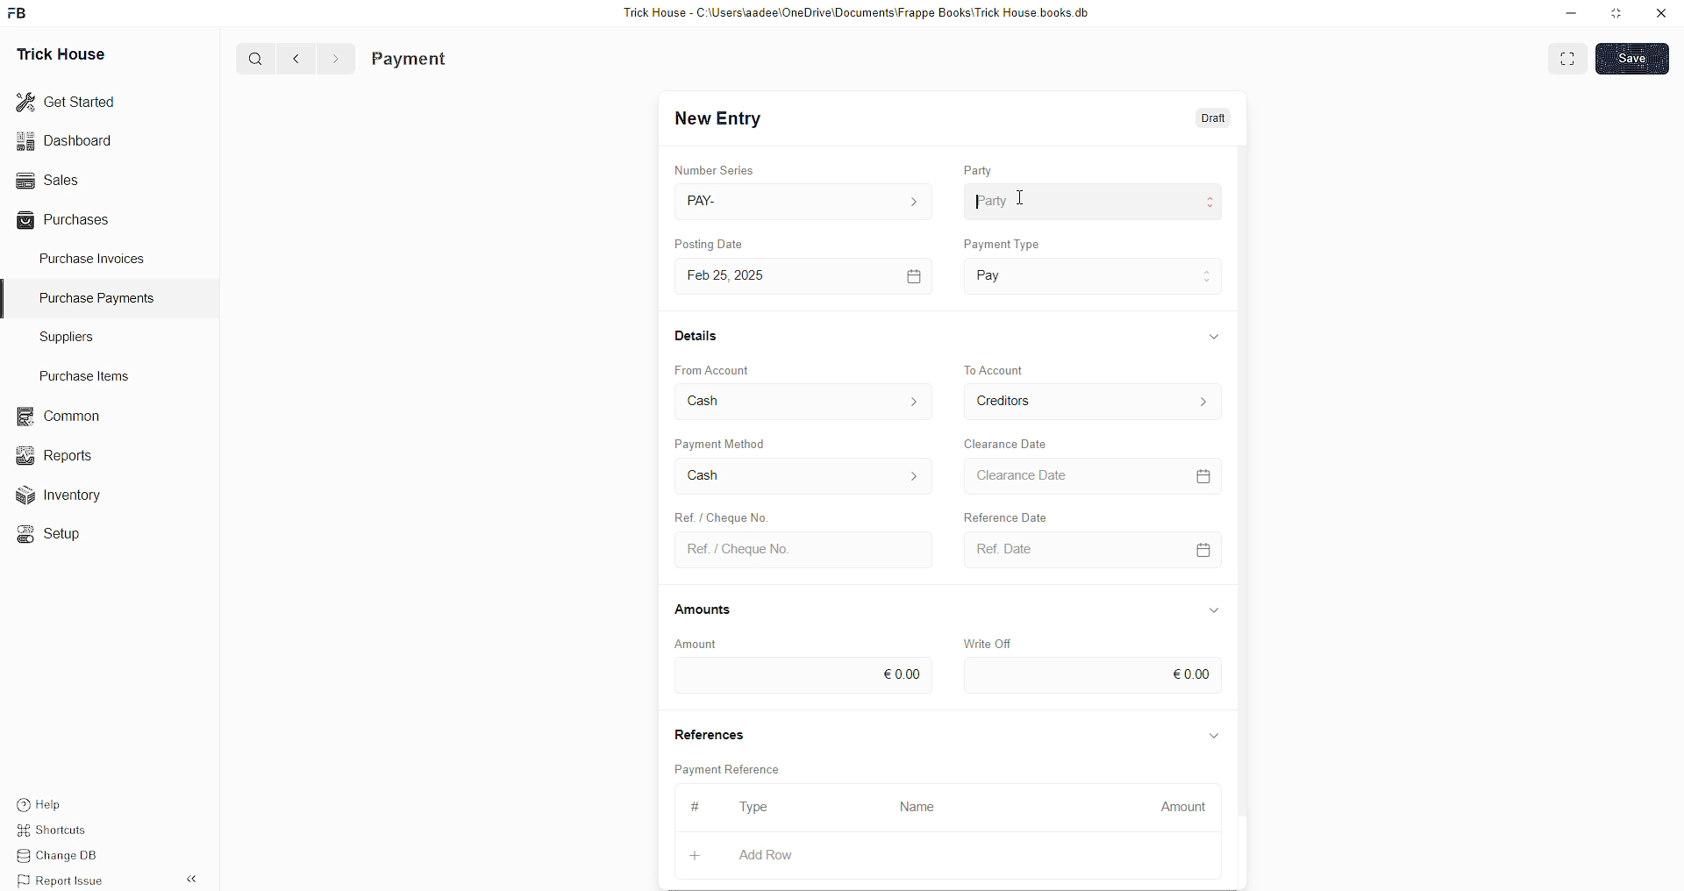 This screenshot has height=891, width=1684. I want to click on Number Series, so click(718, 167).